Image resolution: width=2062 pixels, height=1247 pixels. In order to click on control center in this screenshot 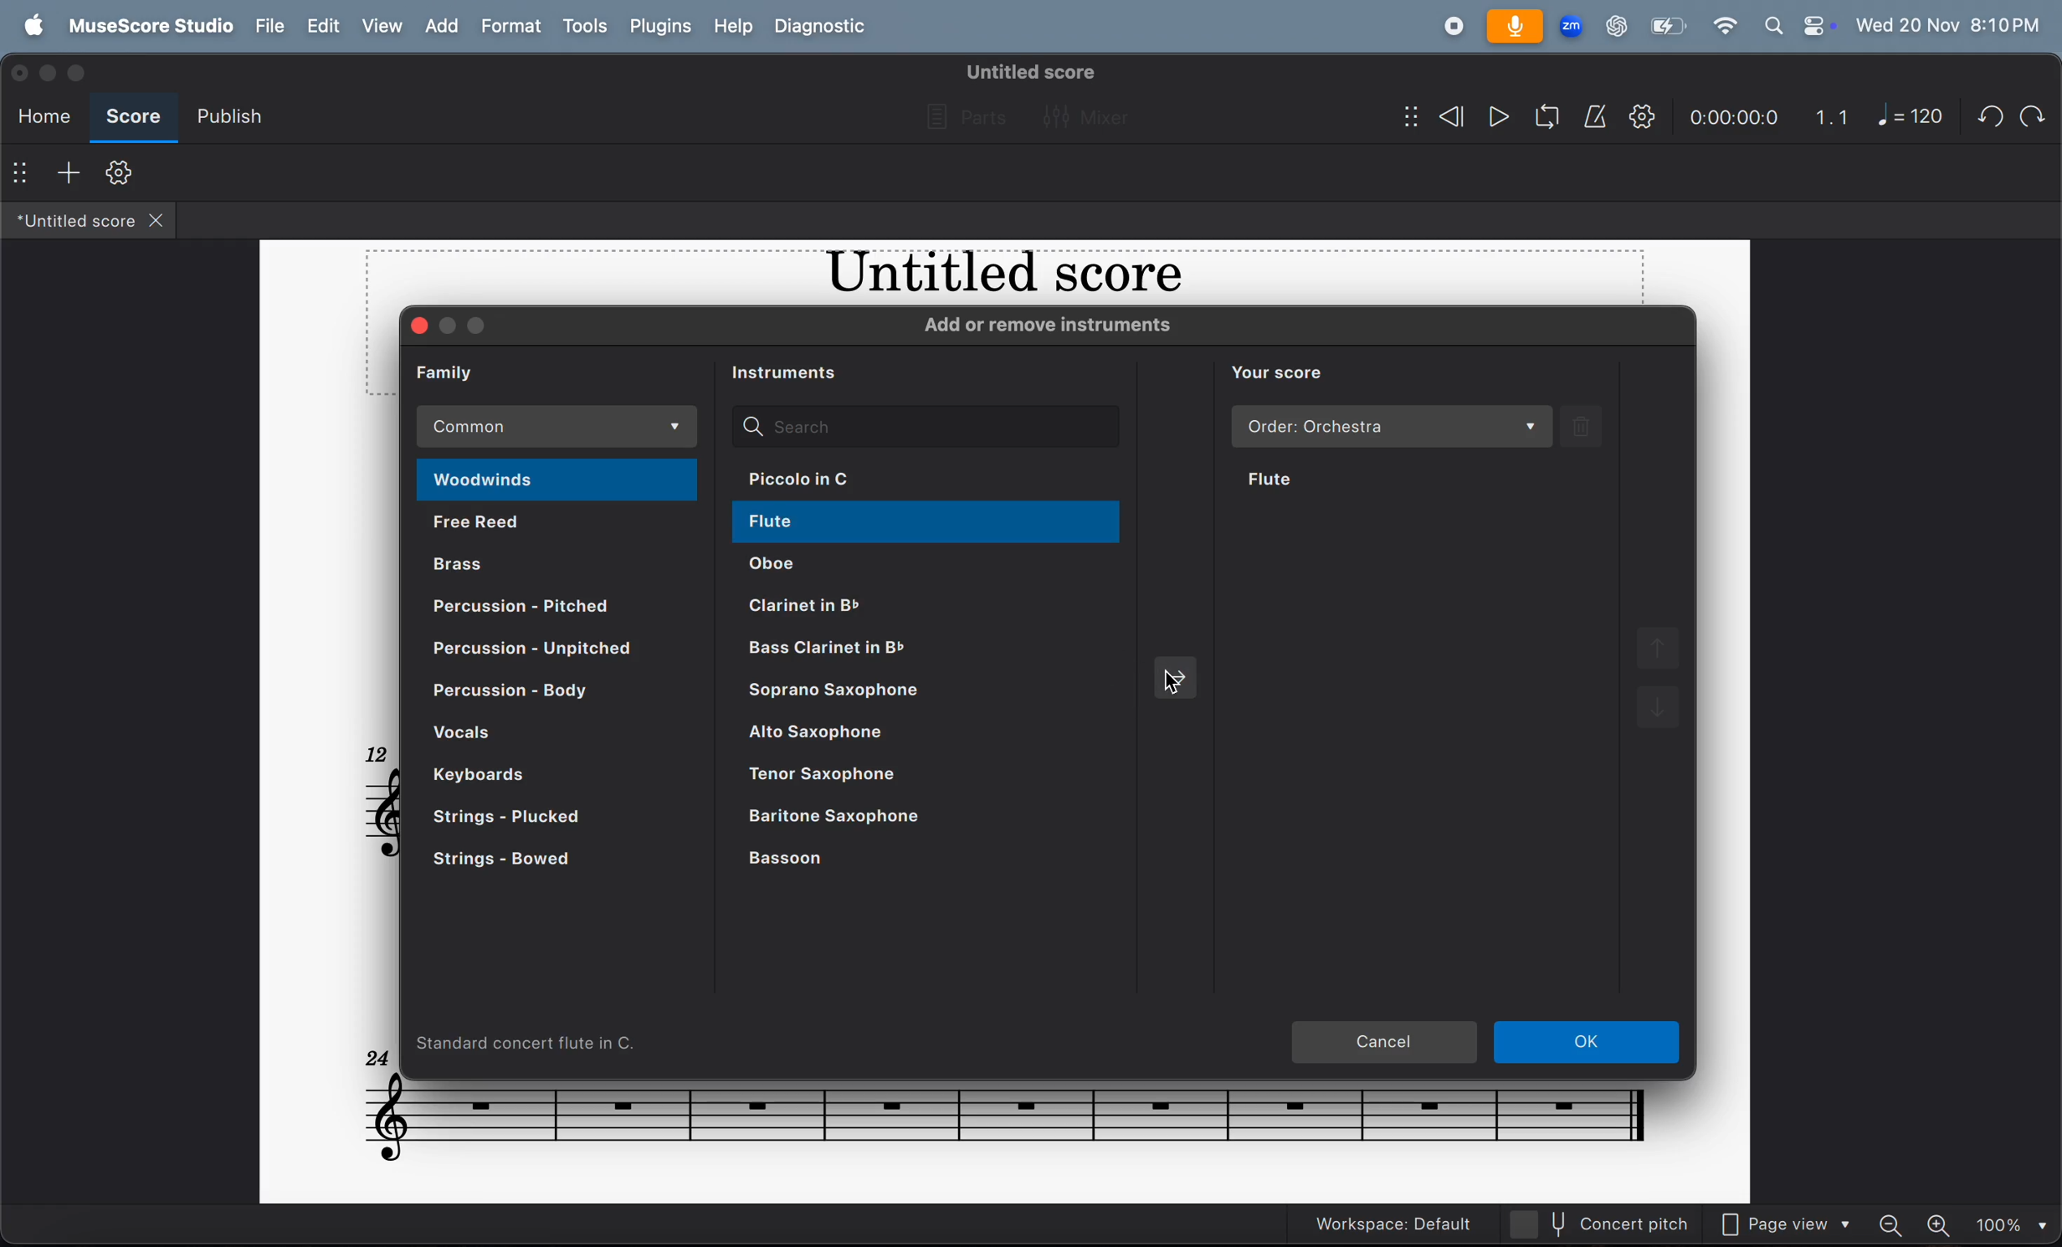, I will do `click(1816, 23)`.